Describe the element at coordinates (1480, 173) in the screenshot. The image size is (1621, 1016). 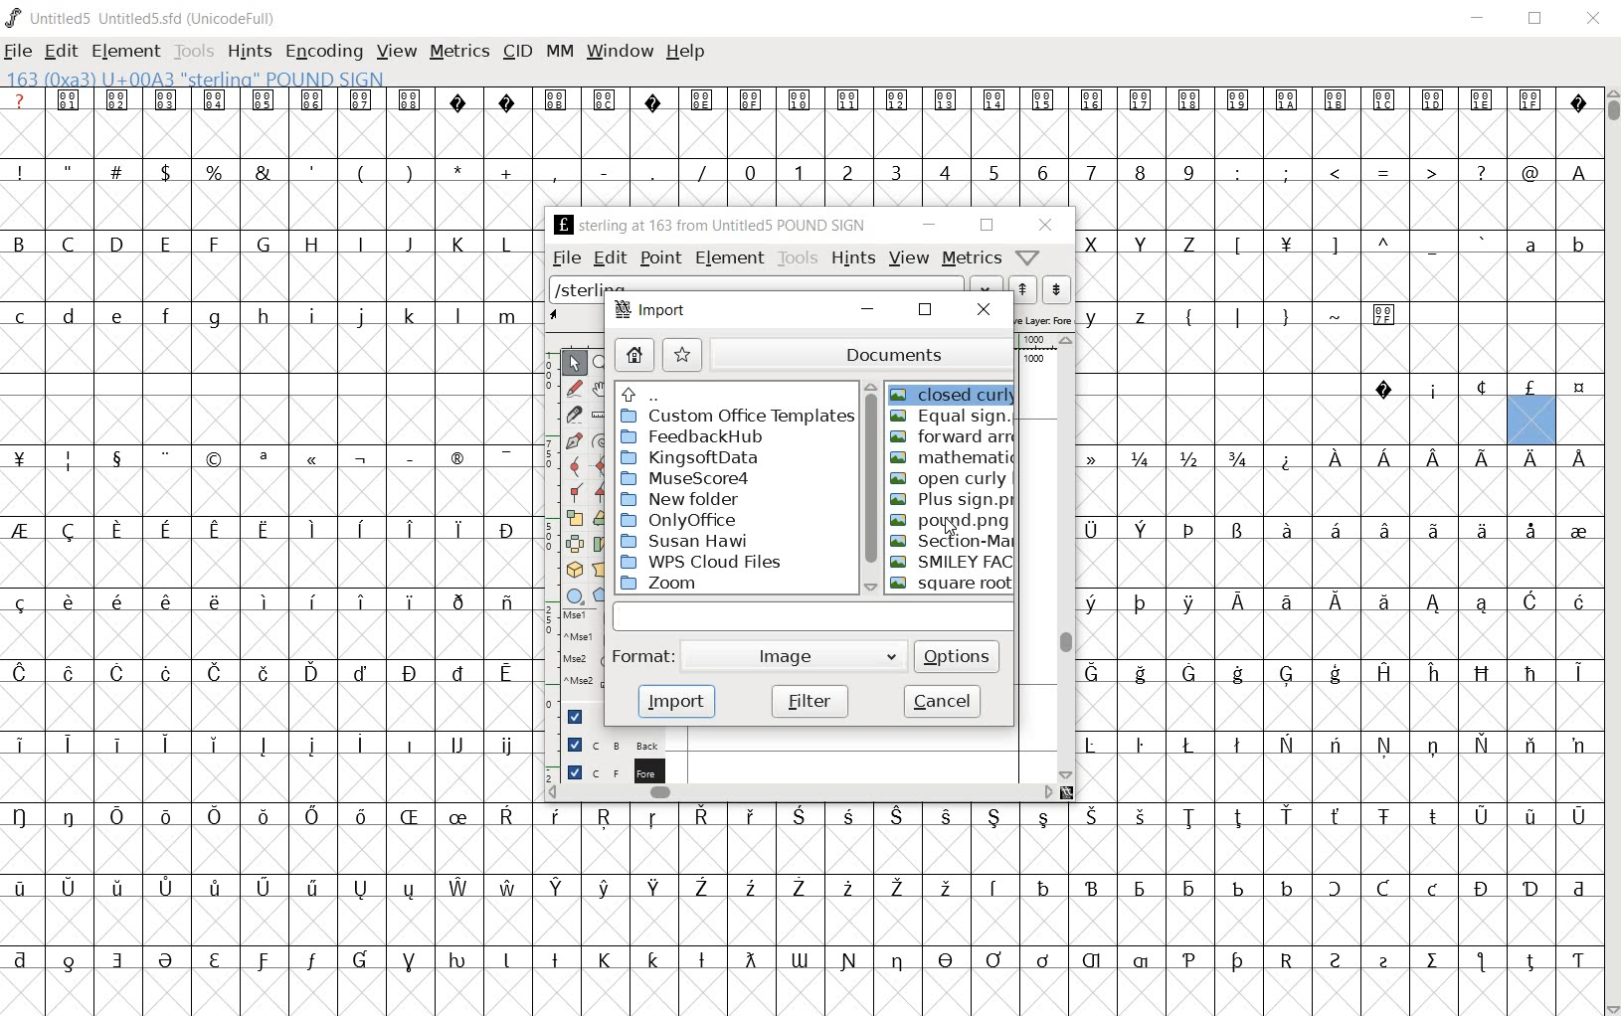
I see `?` at that location.